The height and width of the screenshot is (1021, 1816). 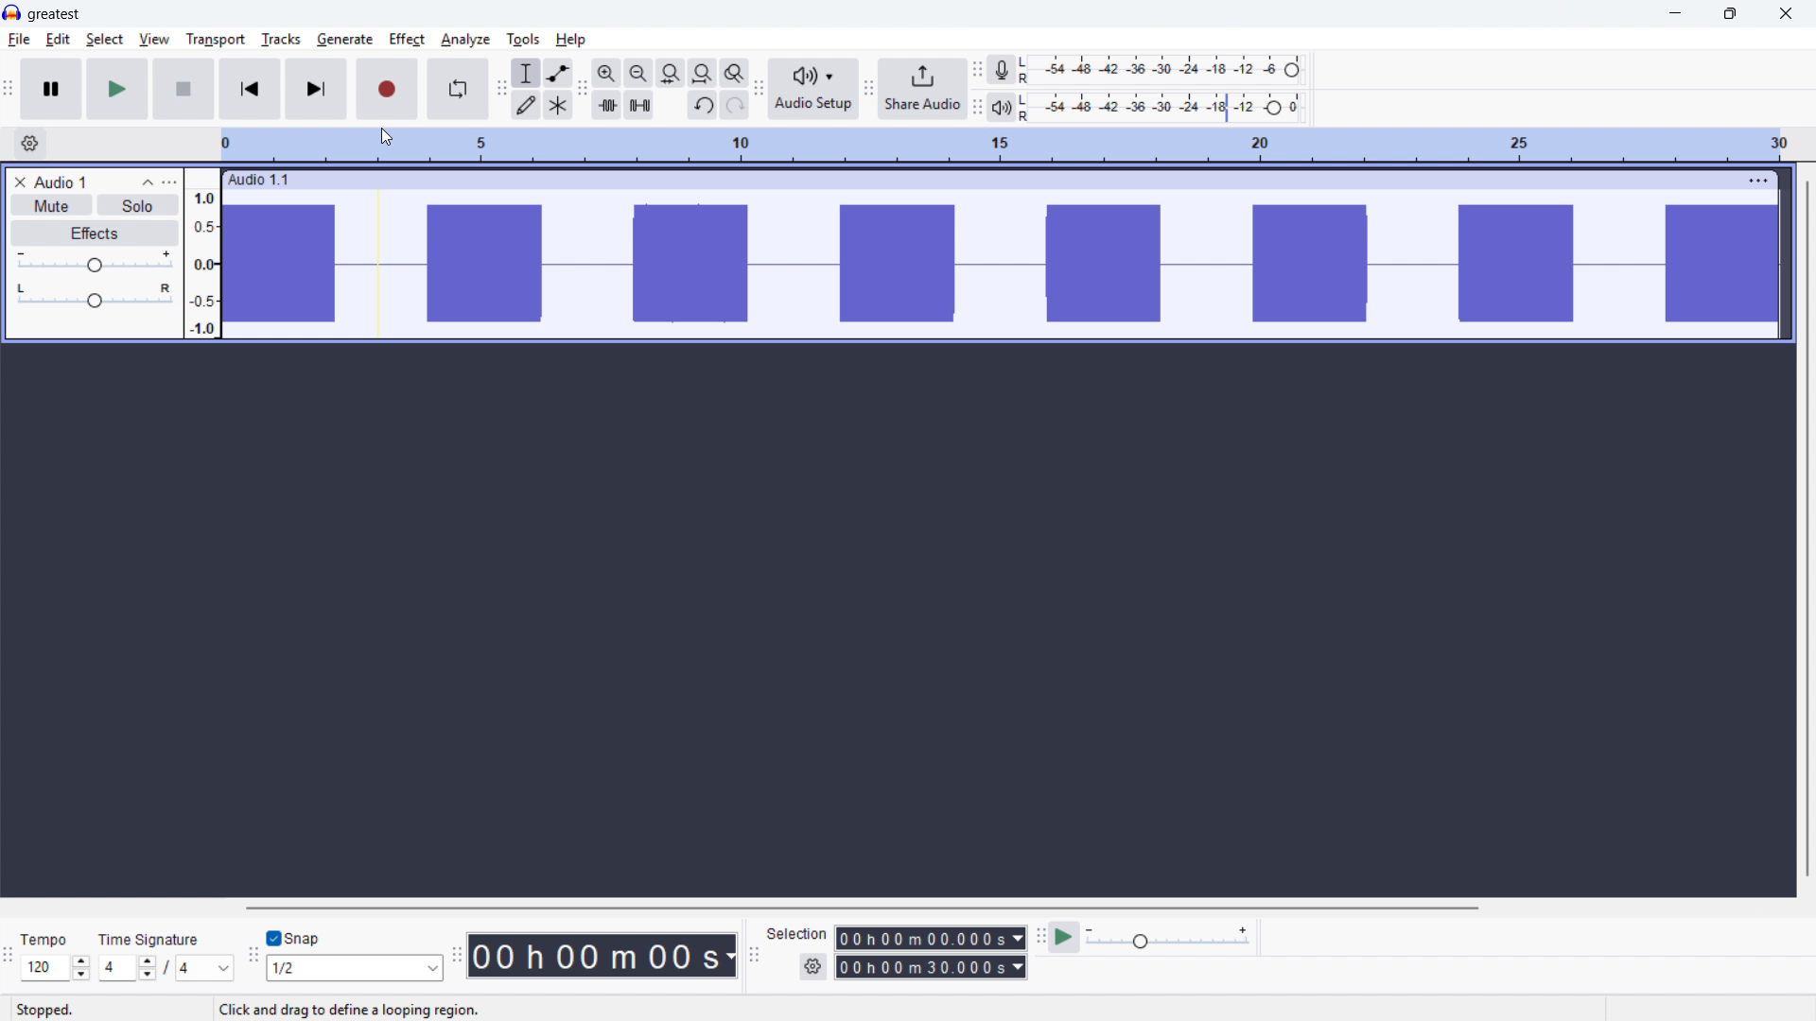 I want to click on tempo, so click(x=48, y=940).